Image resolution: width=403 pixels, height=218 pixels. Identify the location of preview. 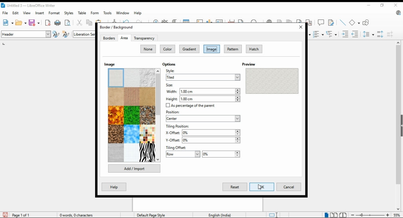
(272, 79).